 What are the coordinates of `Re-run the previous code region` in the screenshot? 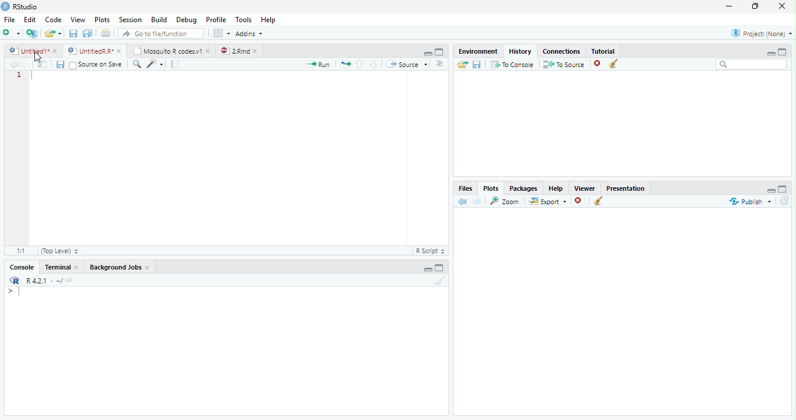 It's located at (344, 64).